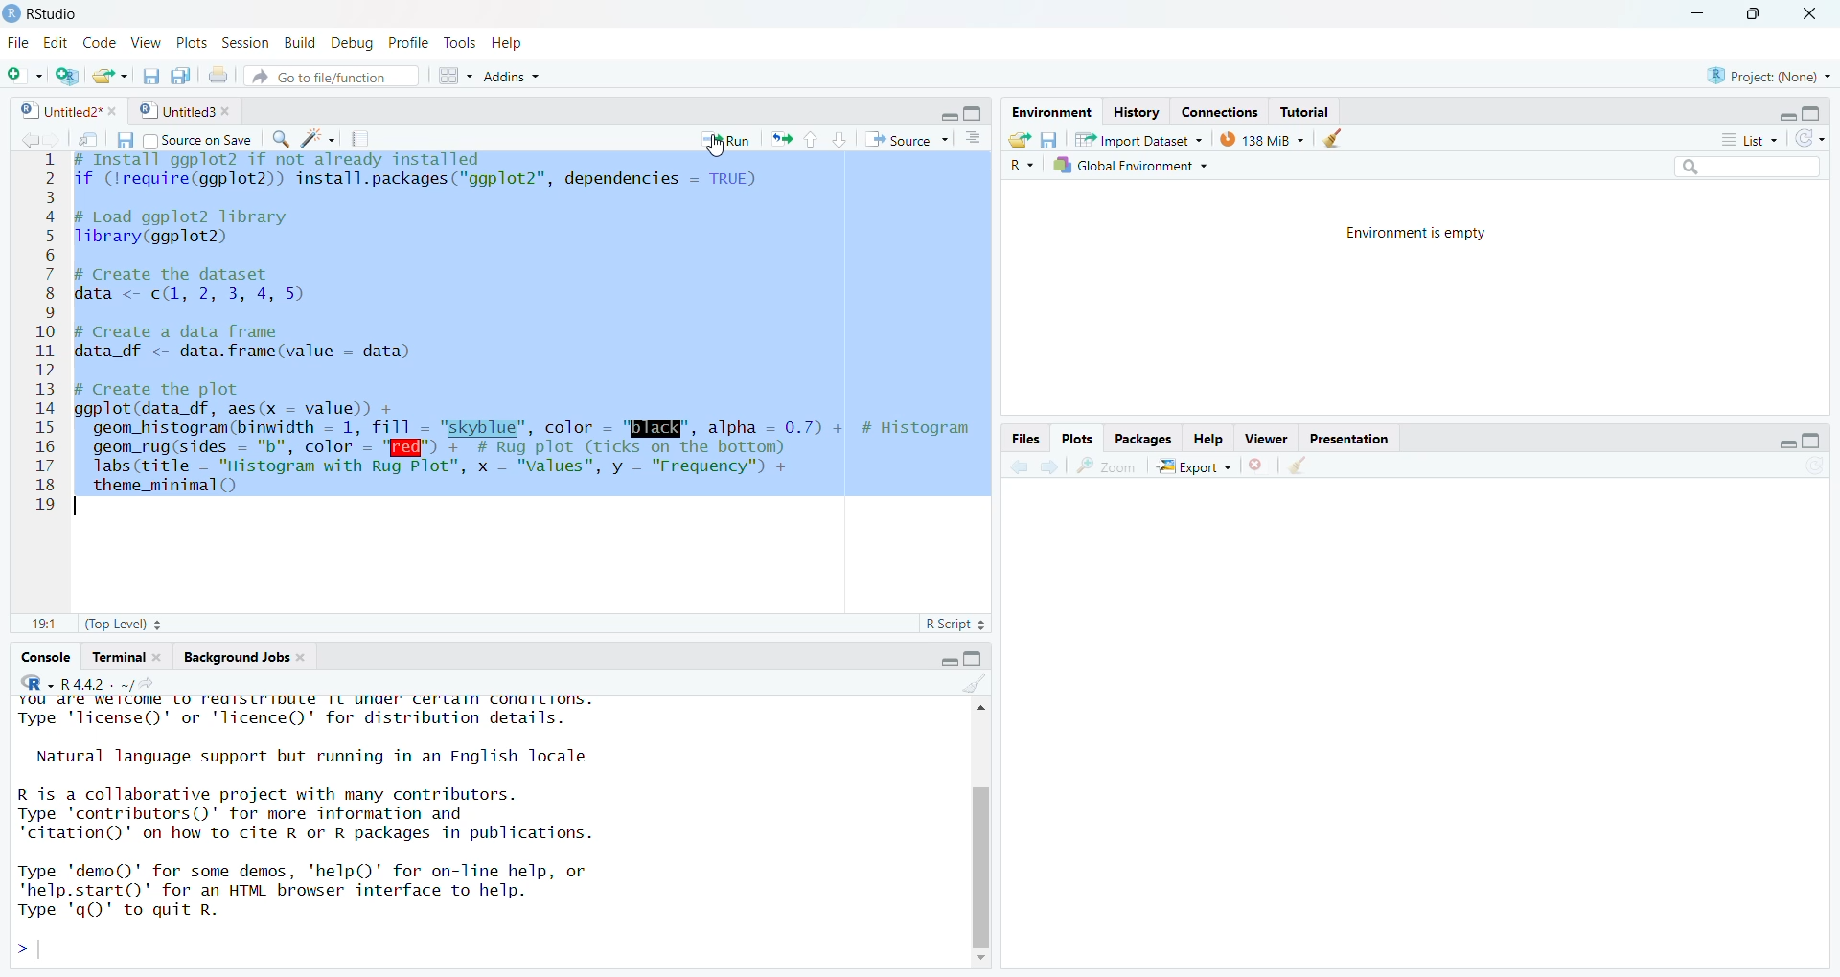 Image resolution: width=1840 pixels, height=977 pixels. Describe the element at coordinates (1743, 138) in the screenshot. I see `list` at that location.